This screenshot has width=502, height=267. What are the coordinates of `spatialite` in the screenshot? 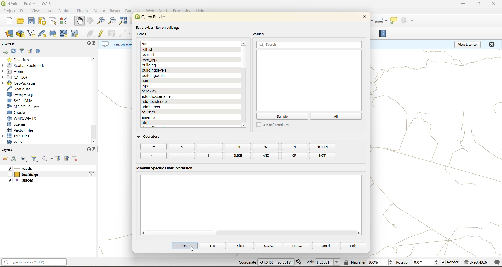 It's located at (22, 89).